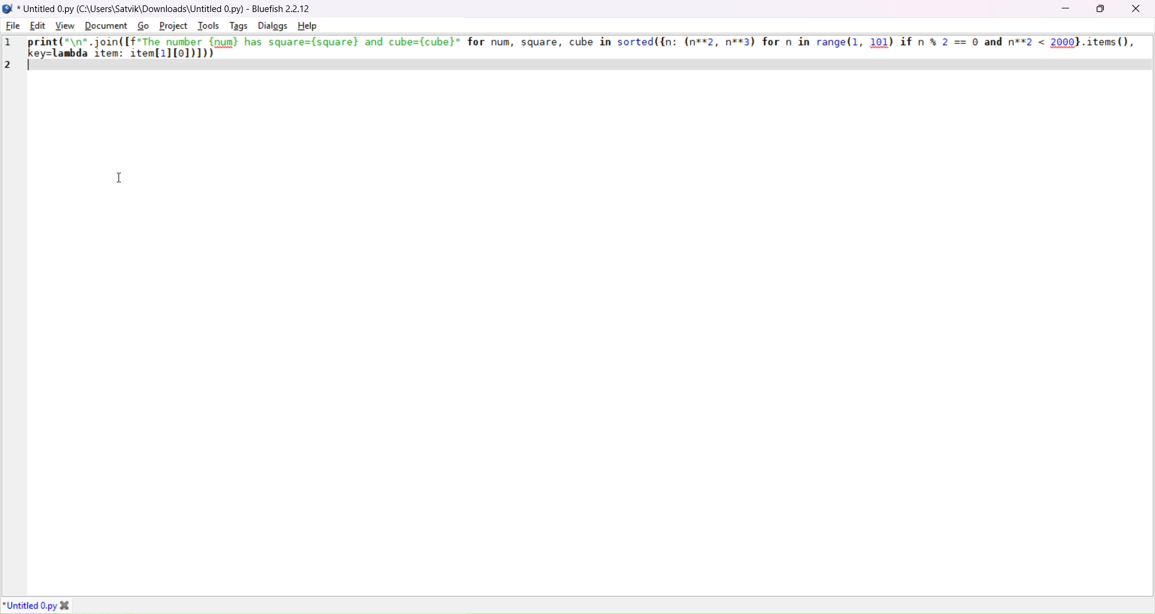 Image resolution: width=1155 pixels, height=614 pixels. What do you see at coordinates (272, 25) in the screenshot?
I see `dialog` at bounding box center [272, 25].